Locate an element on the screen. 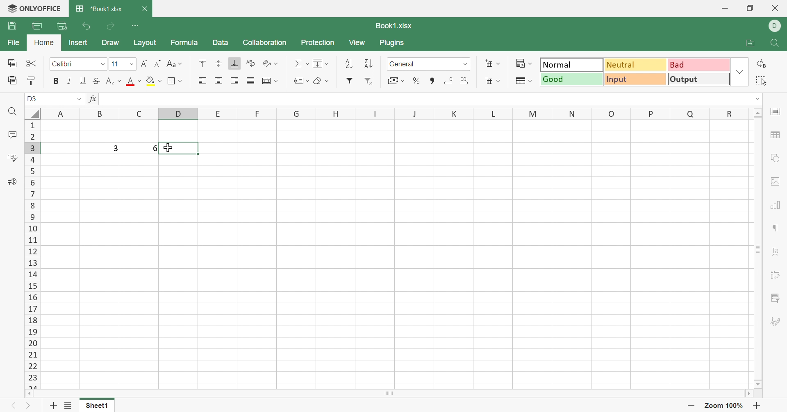 The image size is (787, 412). Good is located at coordinates (572, 79).